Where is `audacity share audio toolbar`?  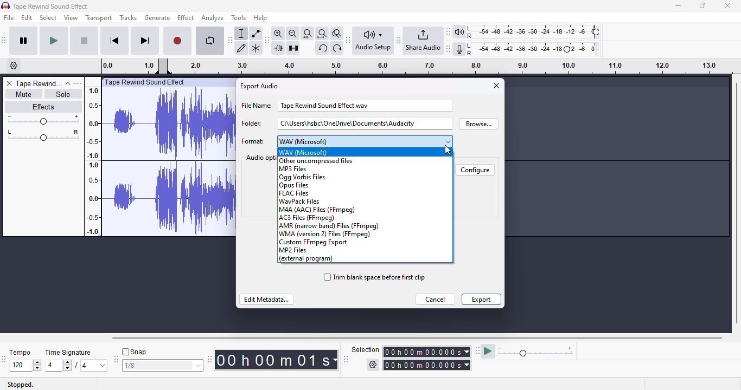
audacity share audio toolbar is located at coordinates (420, 41).